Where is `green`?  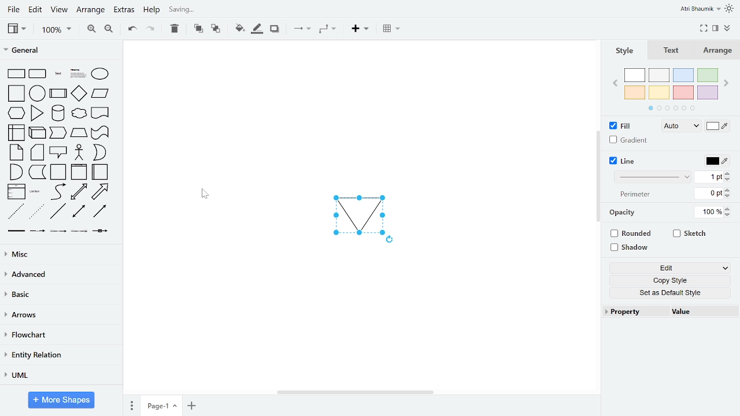 green is located at coordinates (709, 75).